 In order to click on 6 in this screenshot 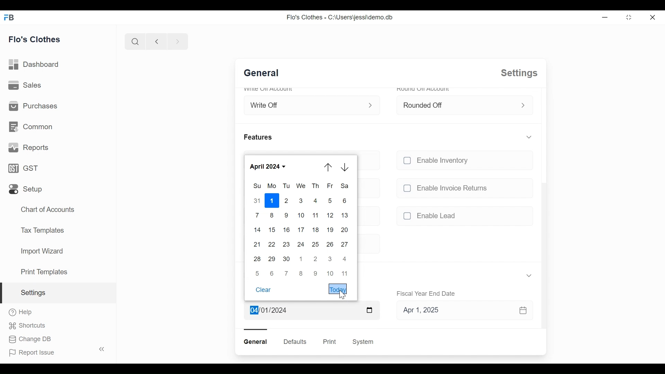, I will do `click(272, 274)`.